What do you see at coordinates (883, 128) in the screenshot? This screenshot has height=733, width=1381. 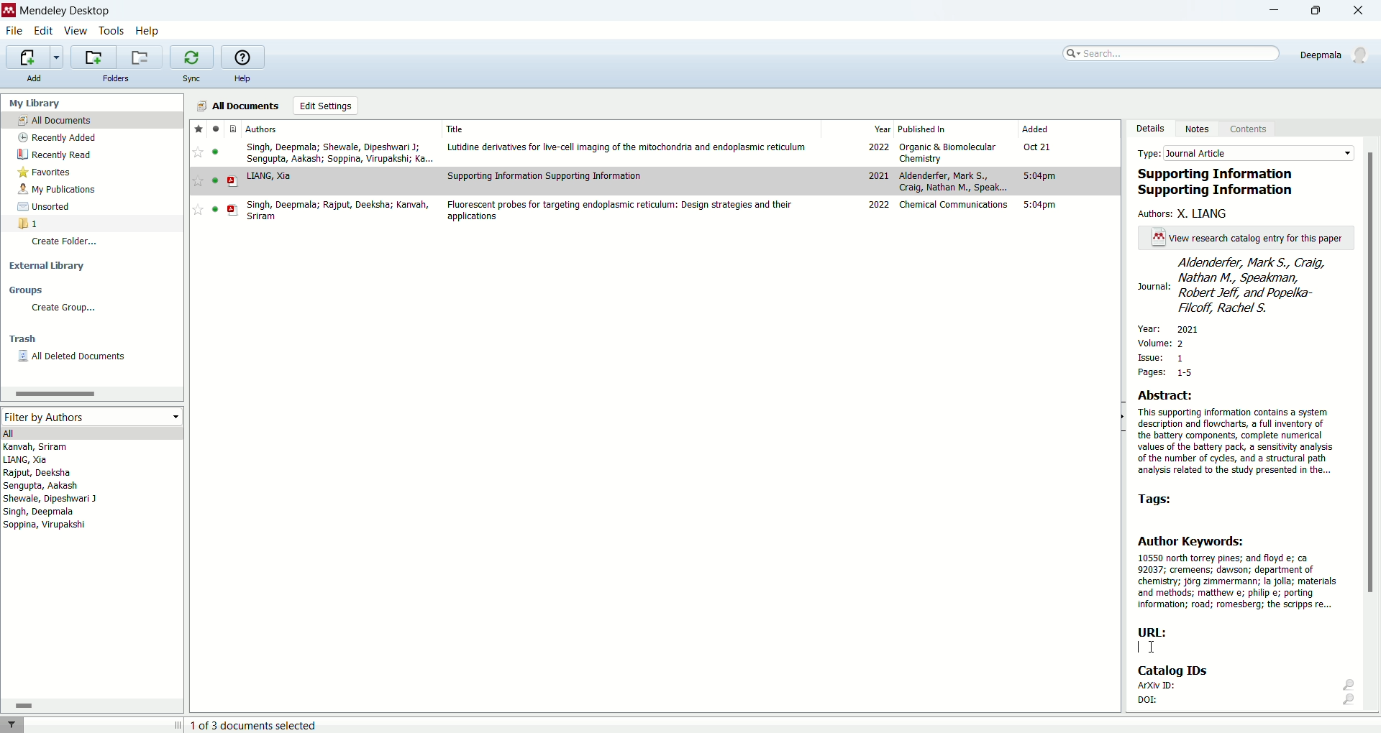 I see `year` at bounding box center [883, 128].